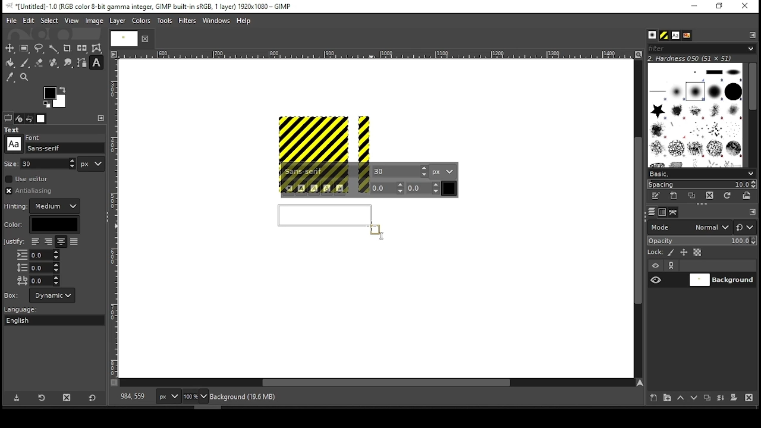  I want to click on , so click(122, 38).